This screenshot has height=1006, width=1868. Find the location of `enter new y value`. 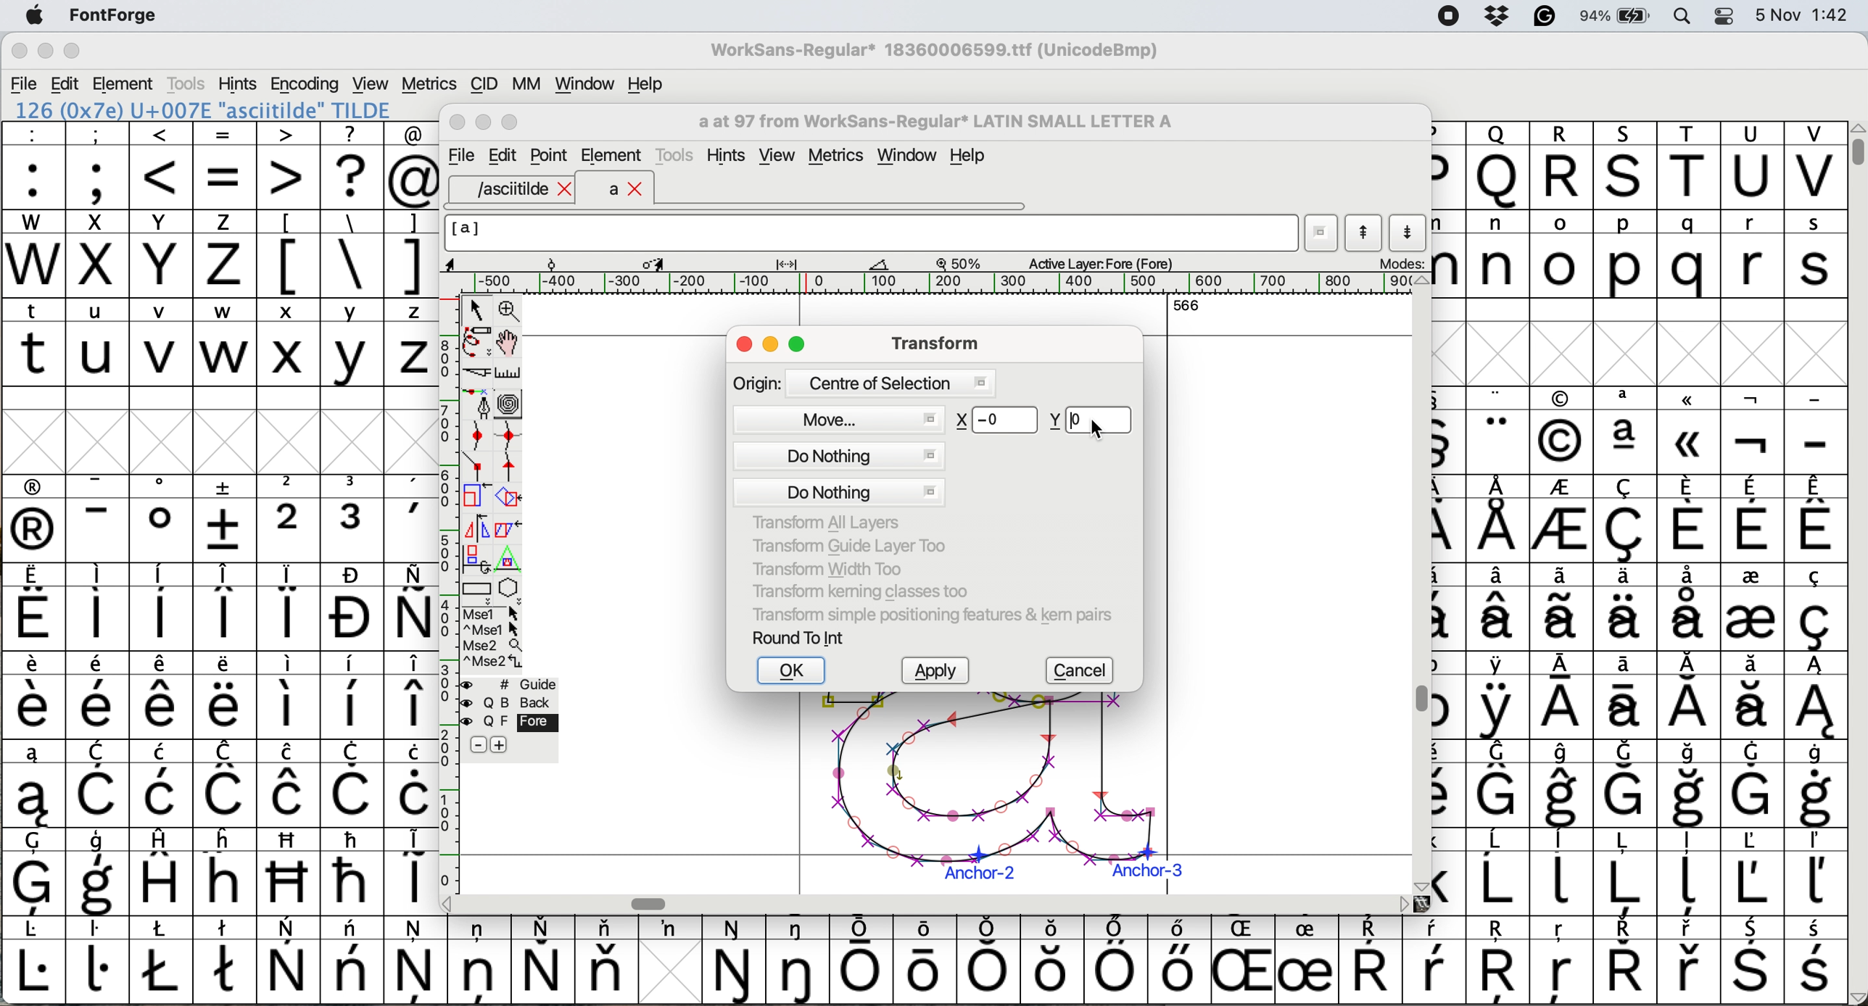

enter new y value is located at coordinates (1096, 419).